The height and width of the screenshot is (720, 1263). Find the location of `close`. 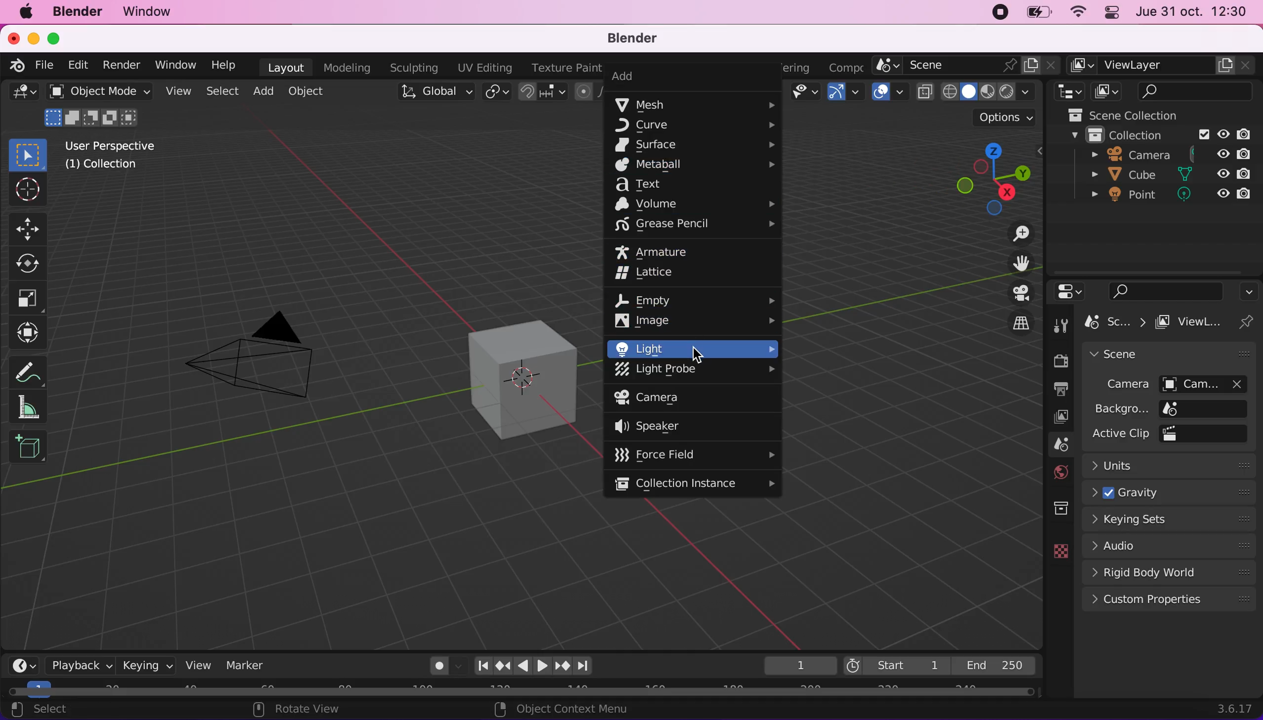

close is located at coordinates (12, 38).